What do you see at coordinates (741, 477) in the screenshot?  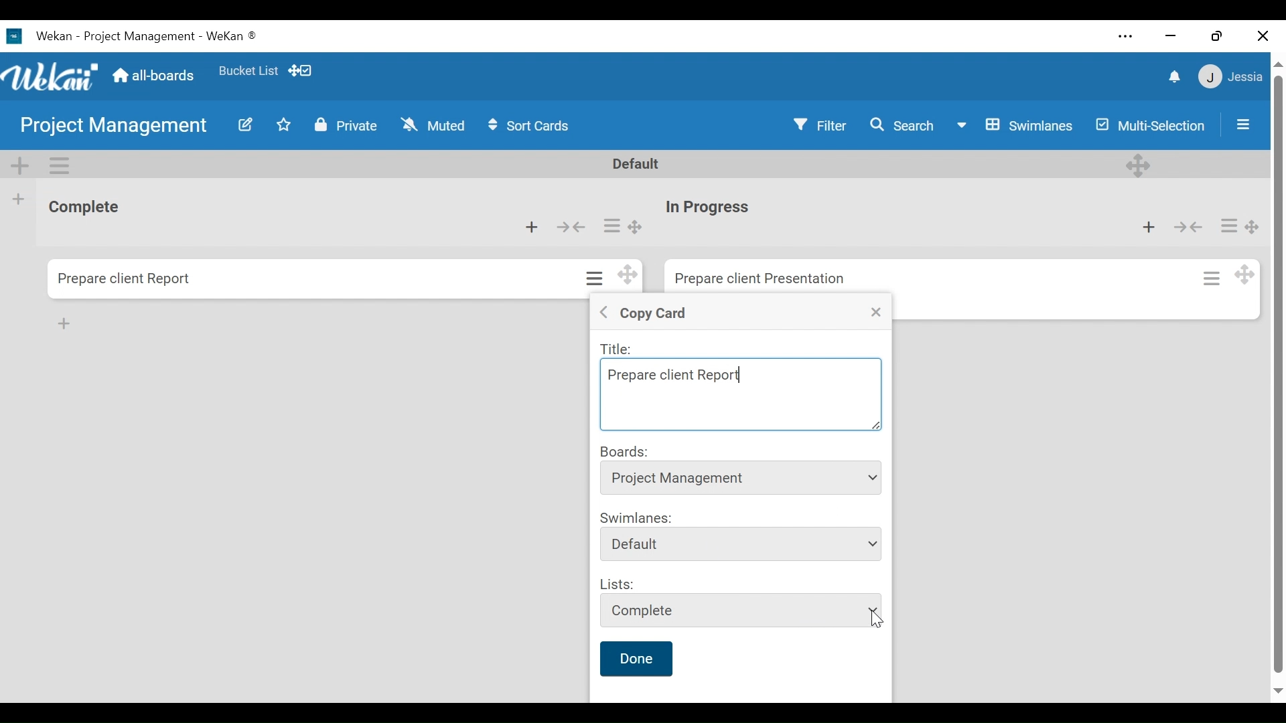 I see `Board dropdown menu` at bounding box center [741, 477].